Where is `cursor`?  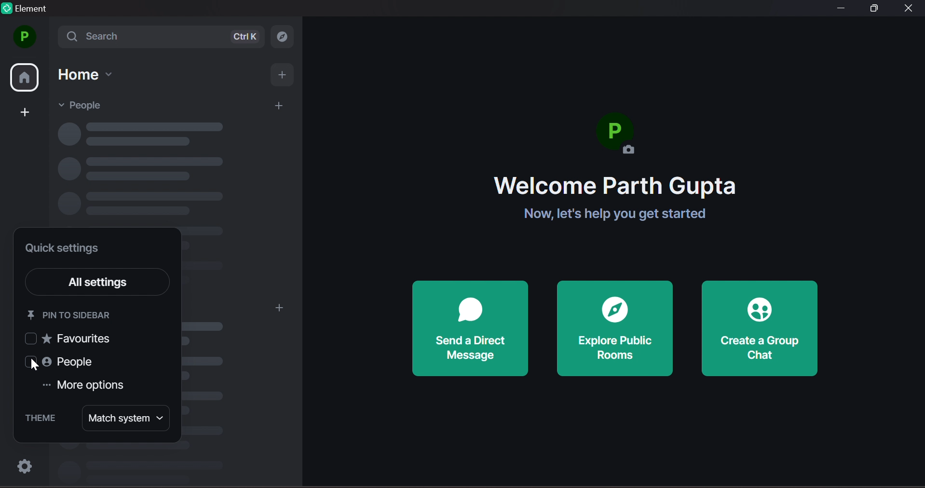 cursor is located at coordinates (34, 368).